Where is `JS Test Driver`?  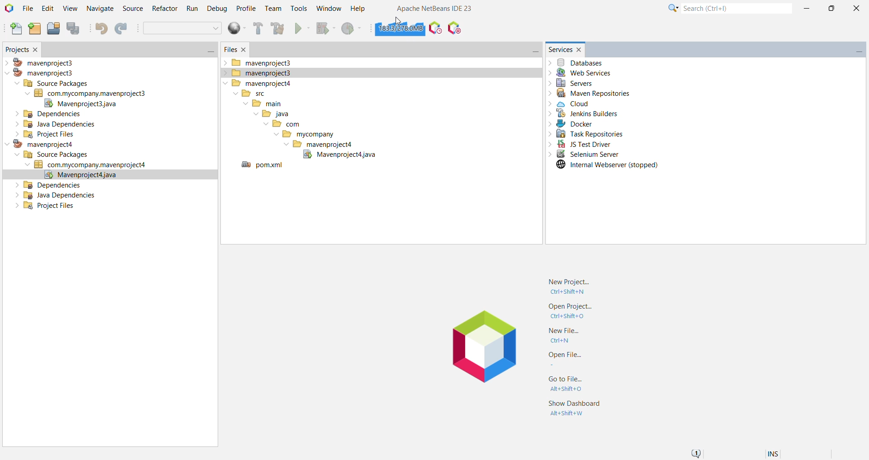 JS Test Driver is located at coordinates (578, 145).